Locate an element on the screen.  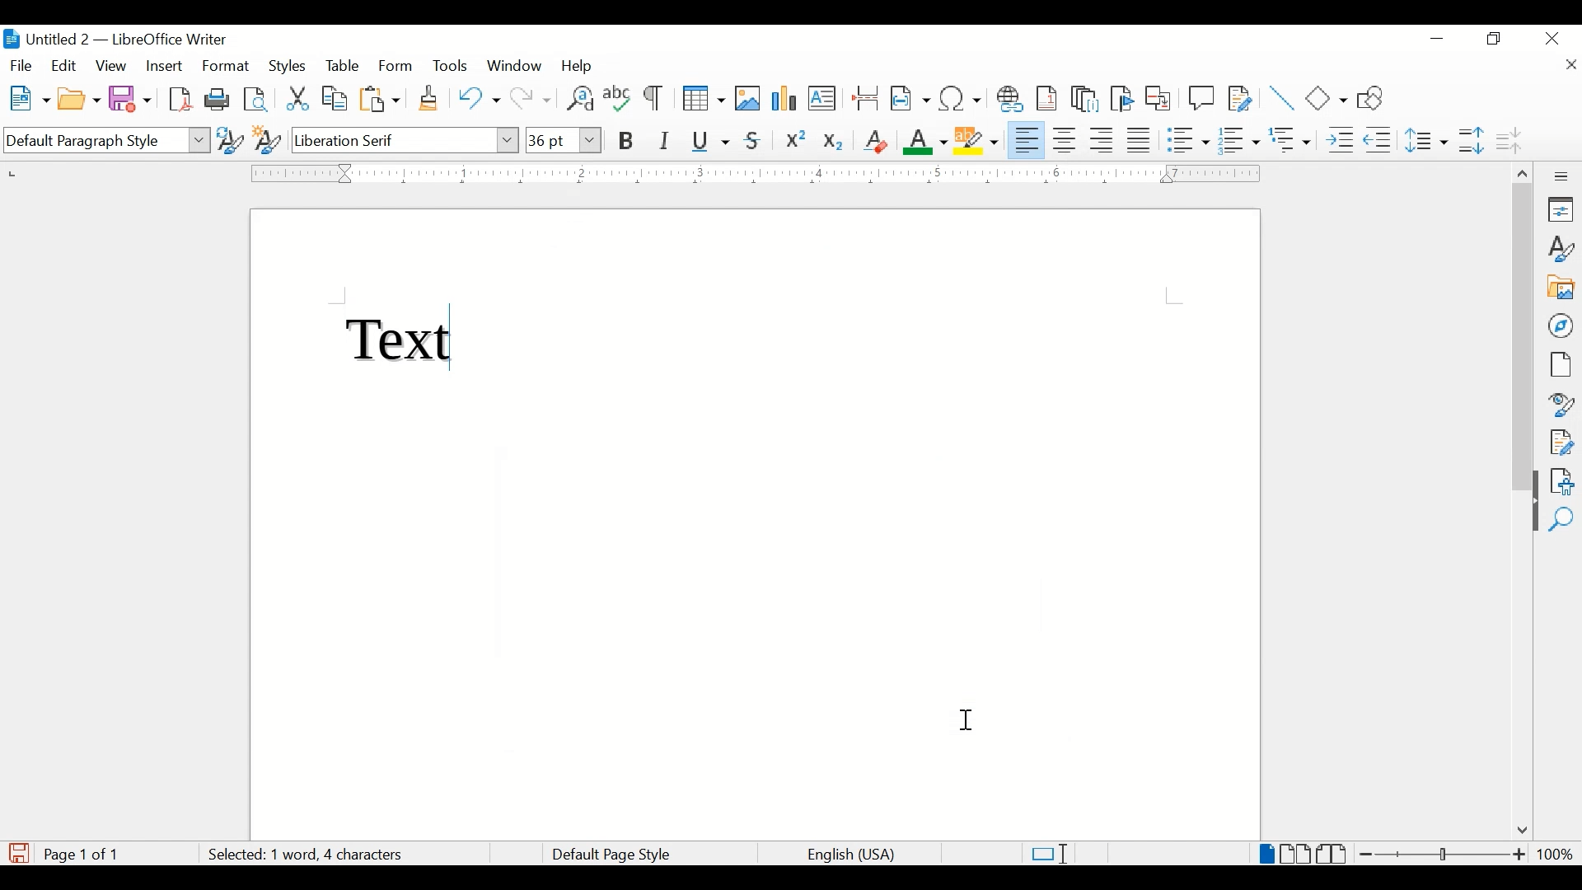
italic is located at coordinates (665, 141).